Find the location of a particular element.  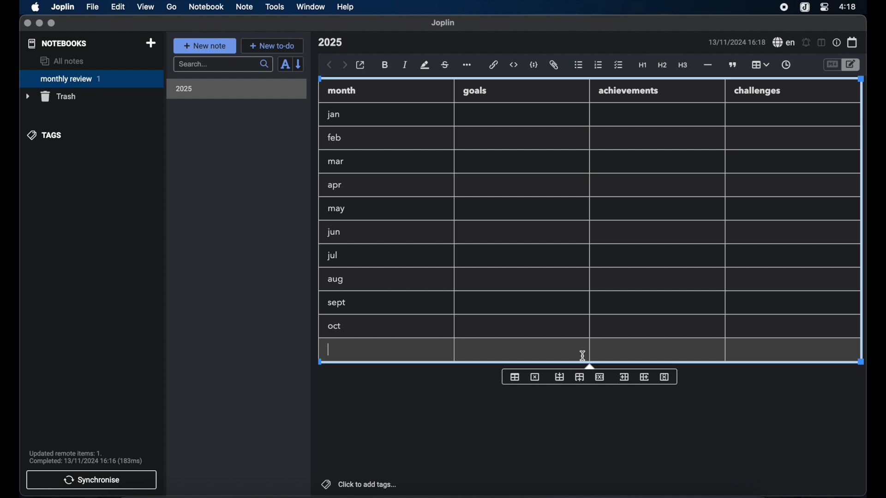

highlight is located at coordinates (425, 65).